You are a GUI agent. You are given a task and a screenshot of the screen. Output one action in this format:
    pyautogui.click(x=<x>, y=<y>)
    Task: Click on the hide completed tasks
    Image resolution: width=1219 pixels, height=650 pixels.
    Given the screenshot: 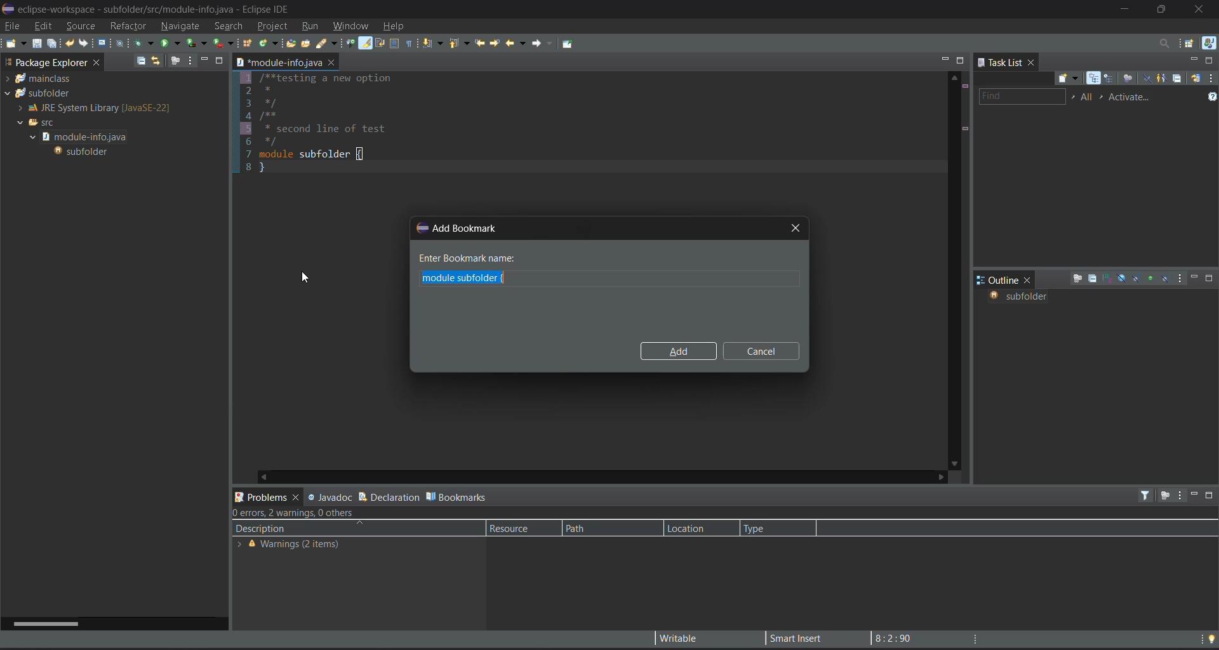 What is the action you would take?
    pyautogui.click(x=1147, y=79)
    